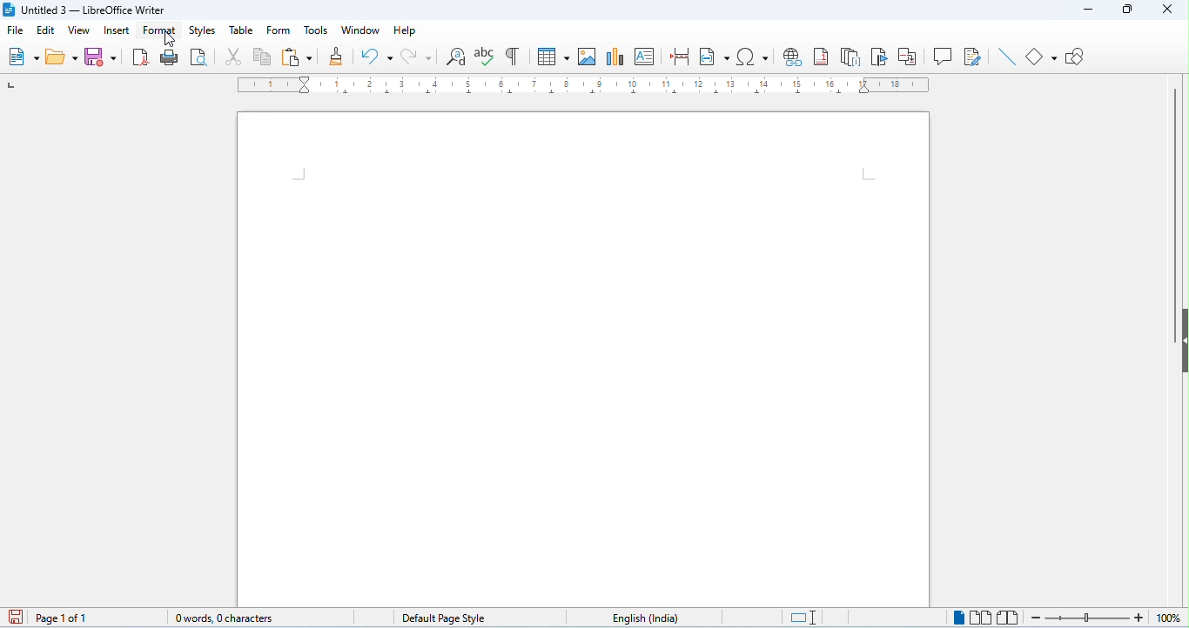  I want to click on ruler, so click(583, 86).